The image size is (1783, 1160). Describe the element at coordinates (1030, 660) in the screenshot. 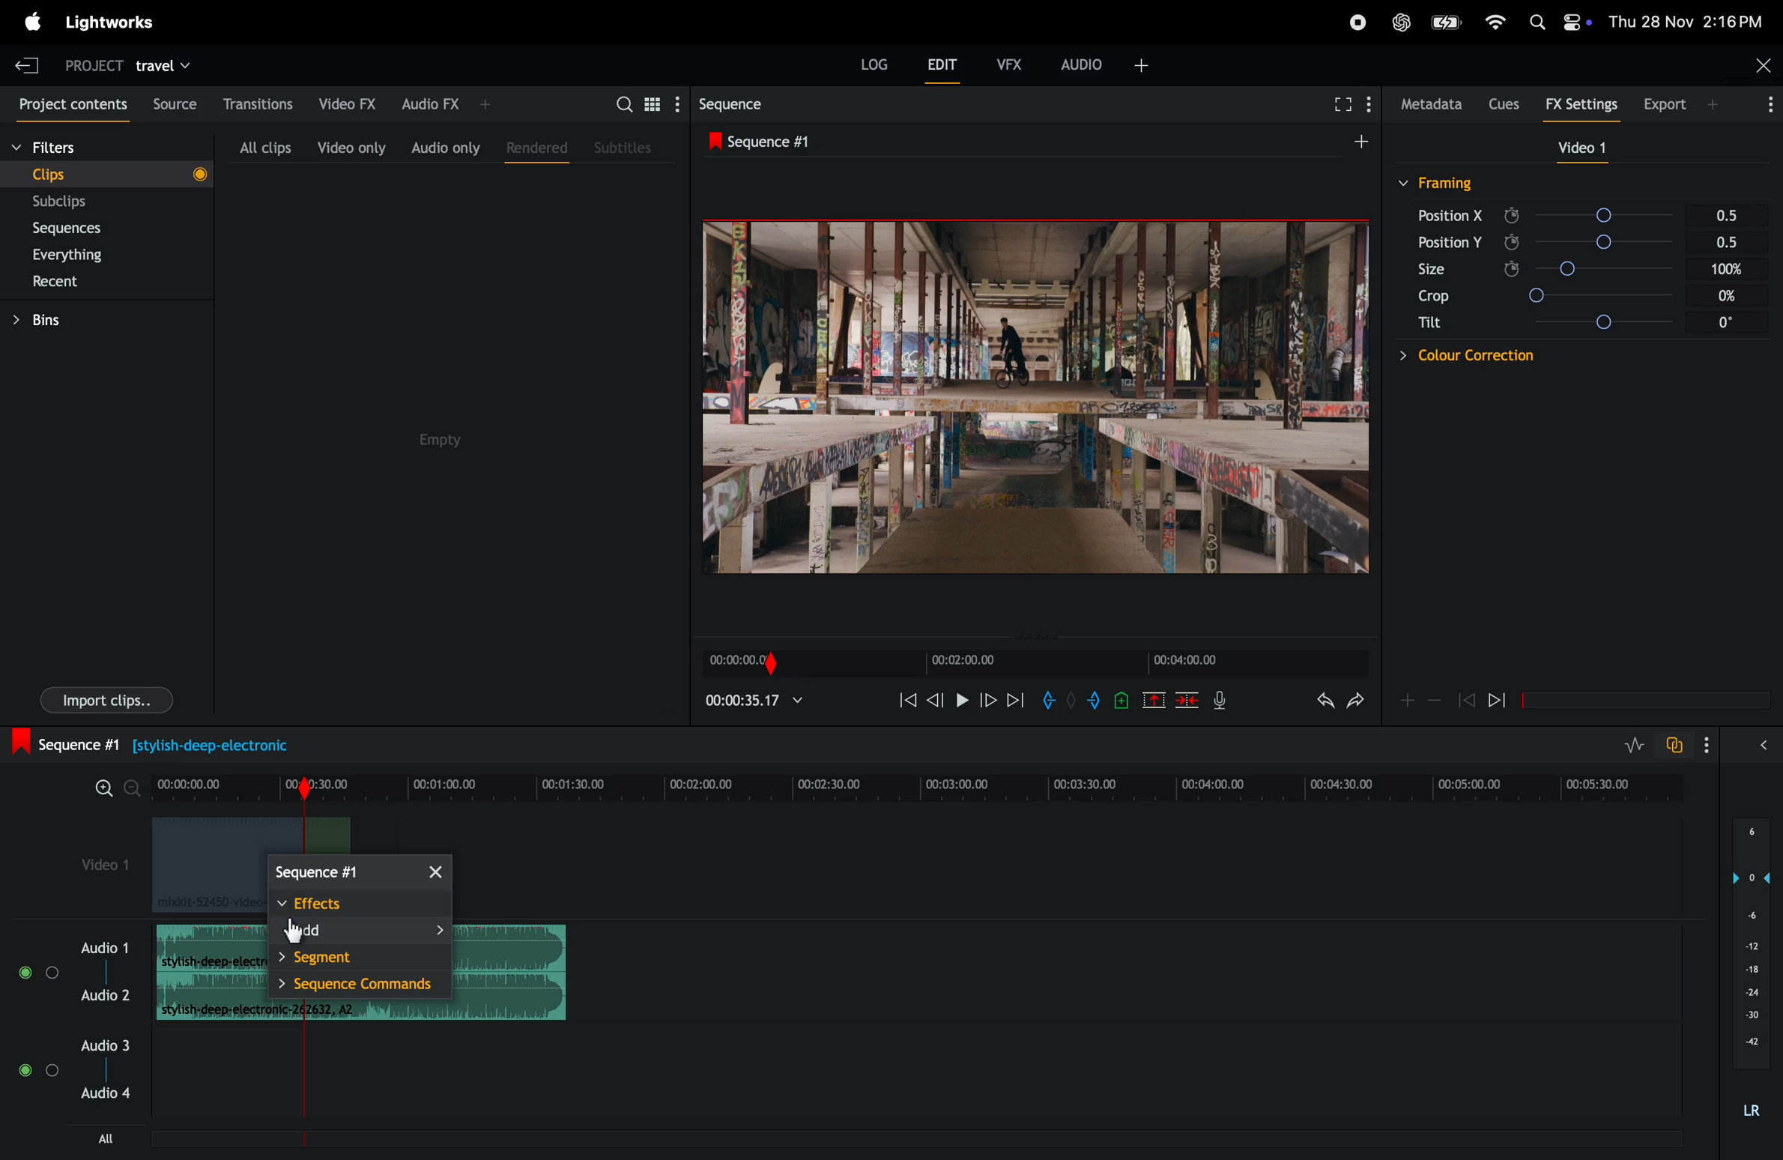

I see `timeframe` at that location.